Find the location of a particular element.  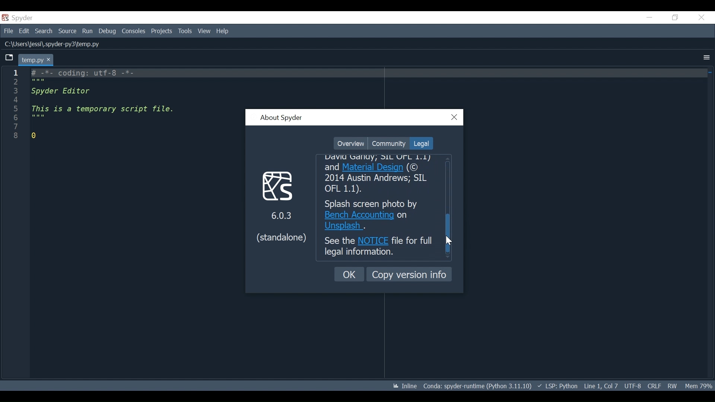

Close is located at coordinates (455, 118).